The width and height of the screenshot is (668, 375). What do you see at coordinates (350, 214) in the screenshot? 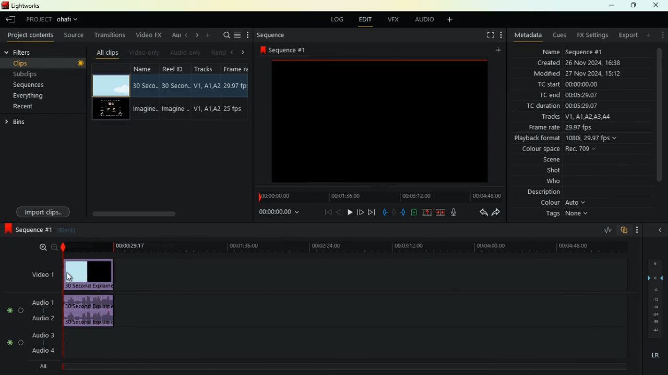
I see `play` at bounding box center [350, 214].